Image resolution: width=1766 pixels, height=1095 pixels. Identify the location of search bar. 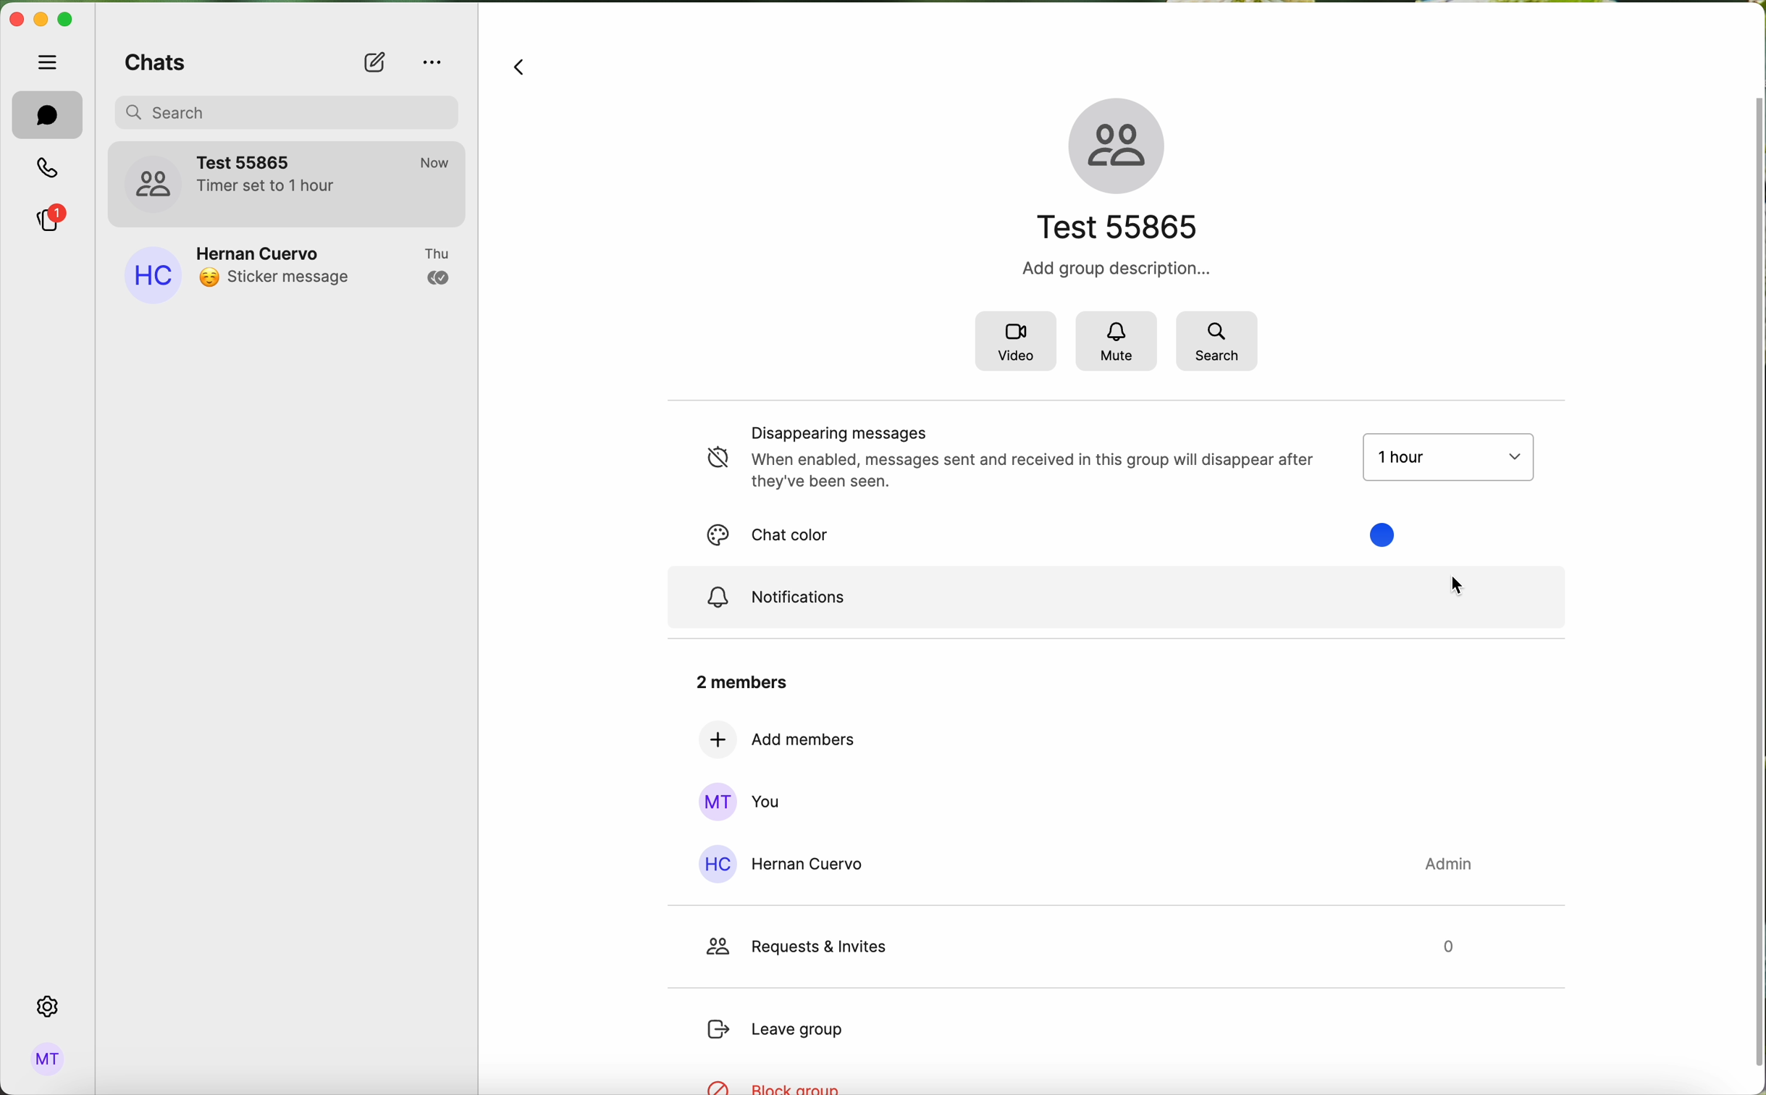
(291, 110).